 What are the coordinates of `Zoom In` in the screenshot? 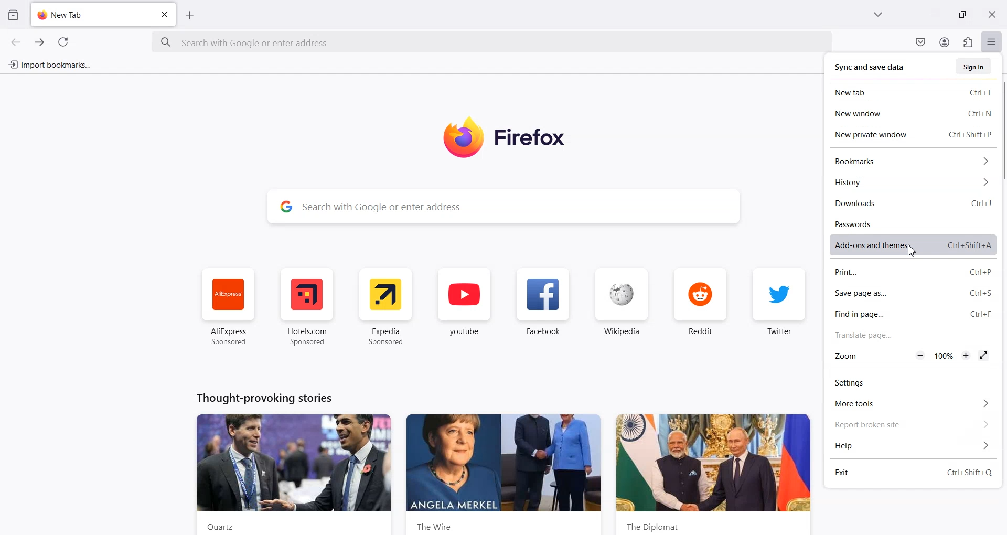 It's located at (965, 355).